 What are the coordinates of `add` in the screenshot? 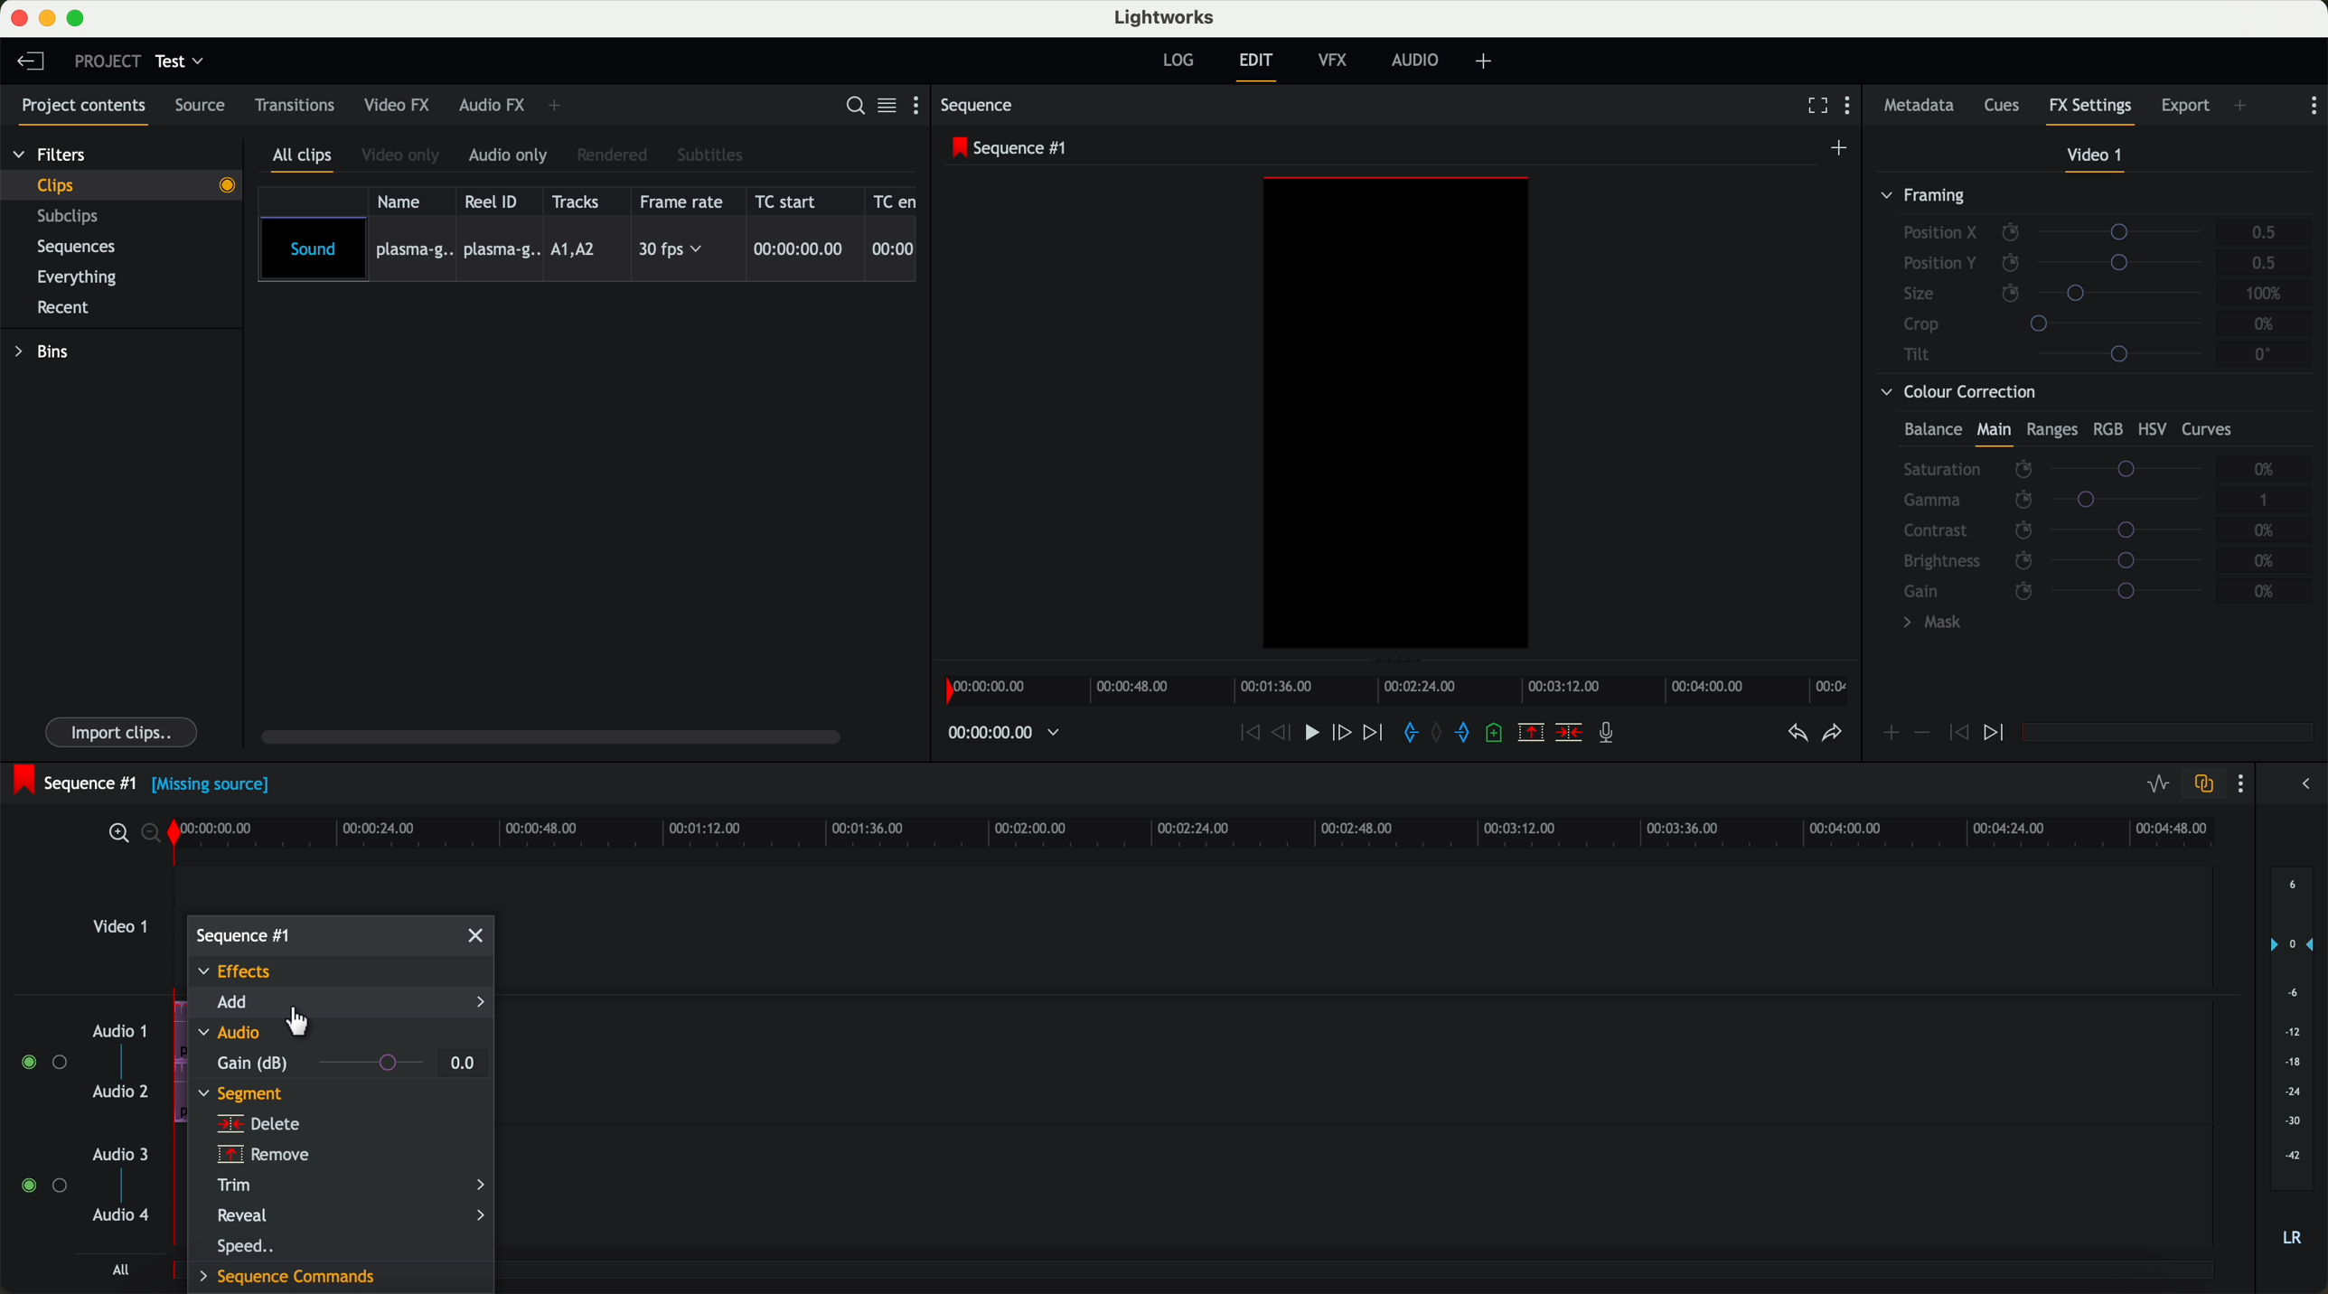 It's located at (1487, 61).